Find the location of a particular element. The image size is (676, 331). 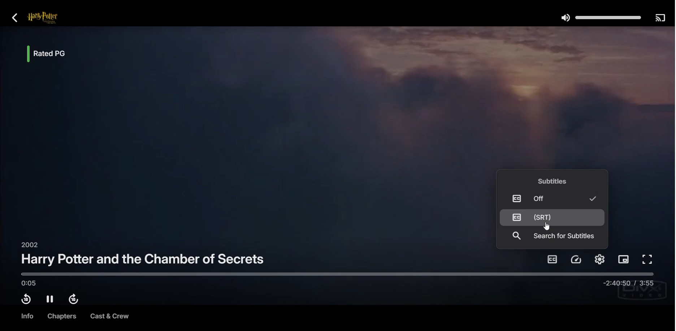

Cast and Crew is located at coordinates (109, 317).